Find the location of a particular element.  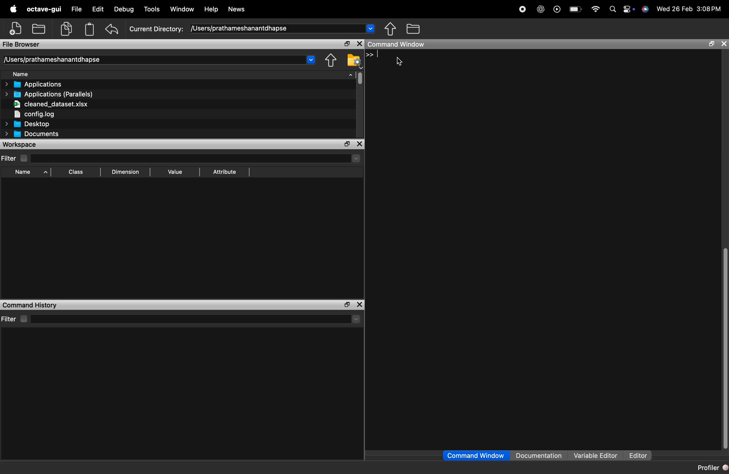

Wed is located at coordinates (661, 8).